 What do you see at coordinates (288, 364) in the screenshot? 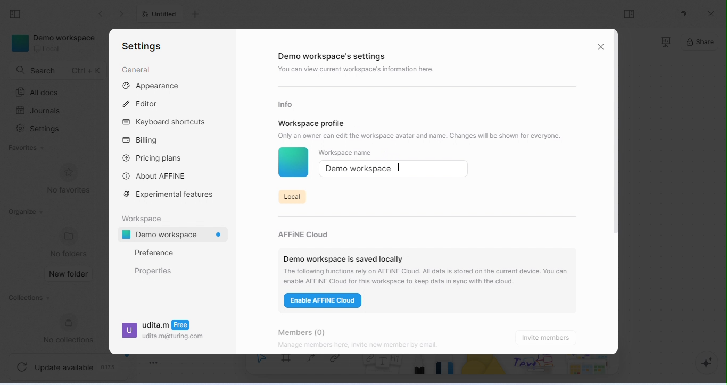
I see `frame` at bounding box center [288, 364].